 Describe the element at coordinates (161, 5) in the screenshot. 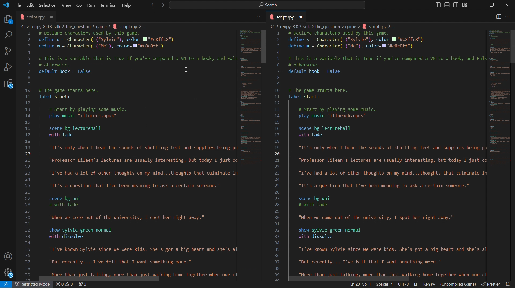

I see `Forward` at that location.